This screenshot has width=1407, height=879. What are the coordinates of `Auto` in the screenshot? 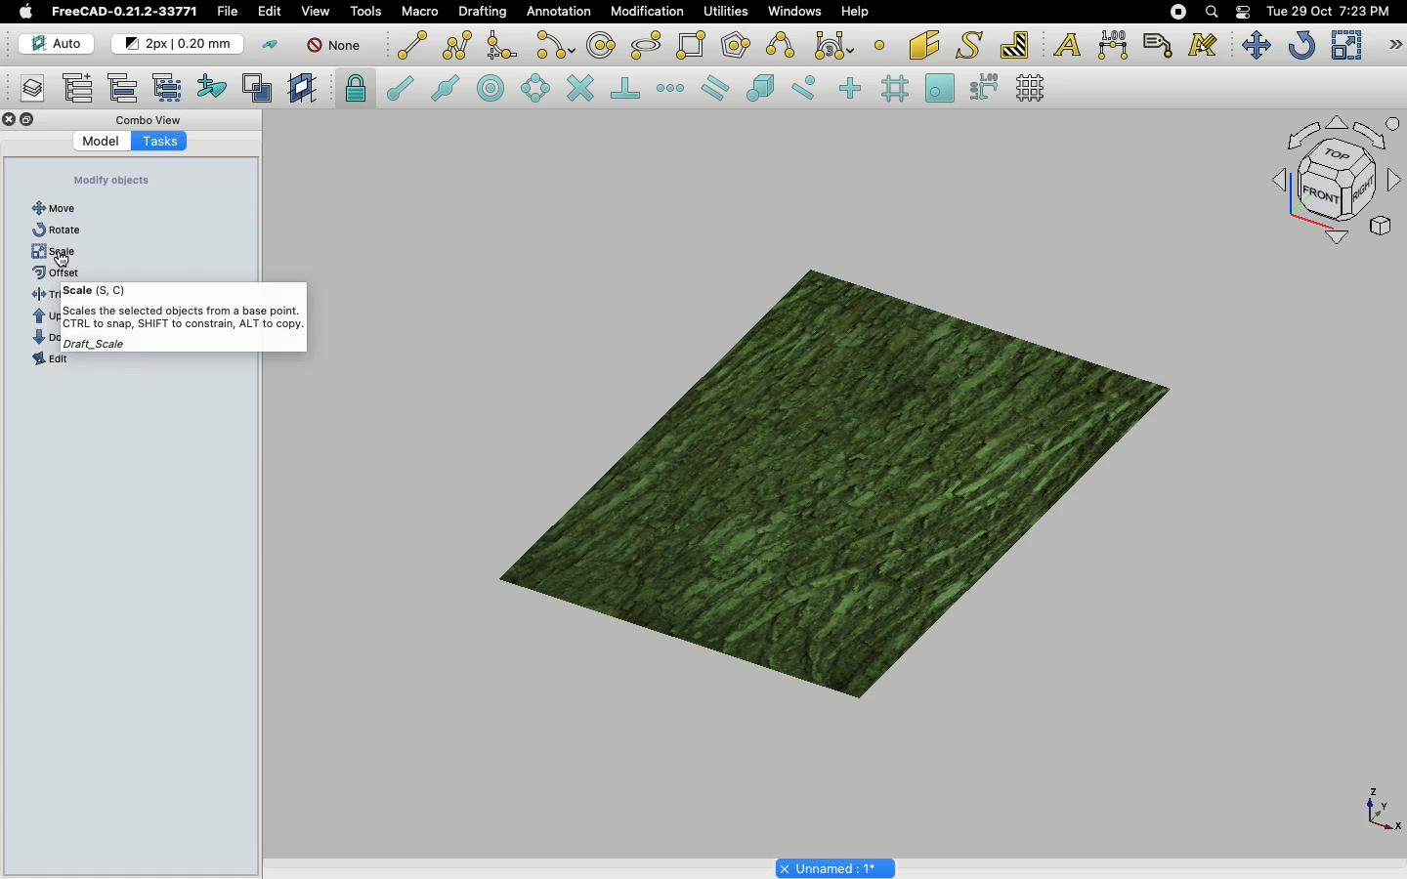 It's located at (50, 43).